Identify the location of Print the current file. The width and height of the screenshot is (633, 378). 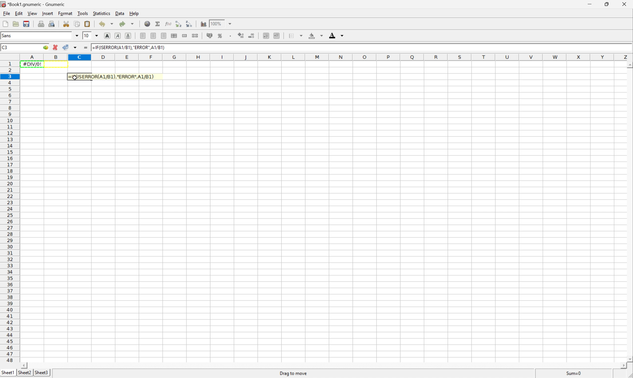
(42, 24).